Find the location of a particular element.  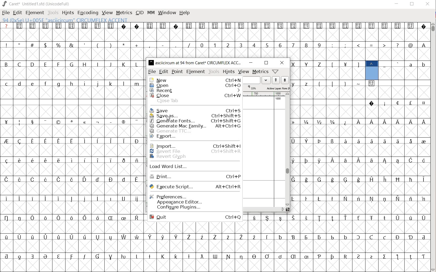

glyph characters is located at coordinates (288, 246).